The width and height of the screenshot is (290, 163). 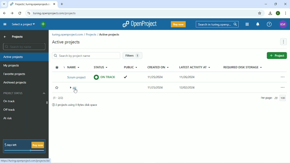 I want to click on Filters, so click(x=133, y=55).